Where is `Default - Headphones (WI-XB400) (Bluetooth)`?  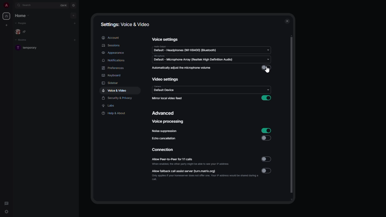
Default - Headphones (WI-XB400) (Bluetooth) is located at coordinates (187, 50).